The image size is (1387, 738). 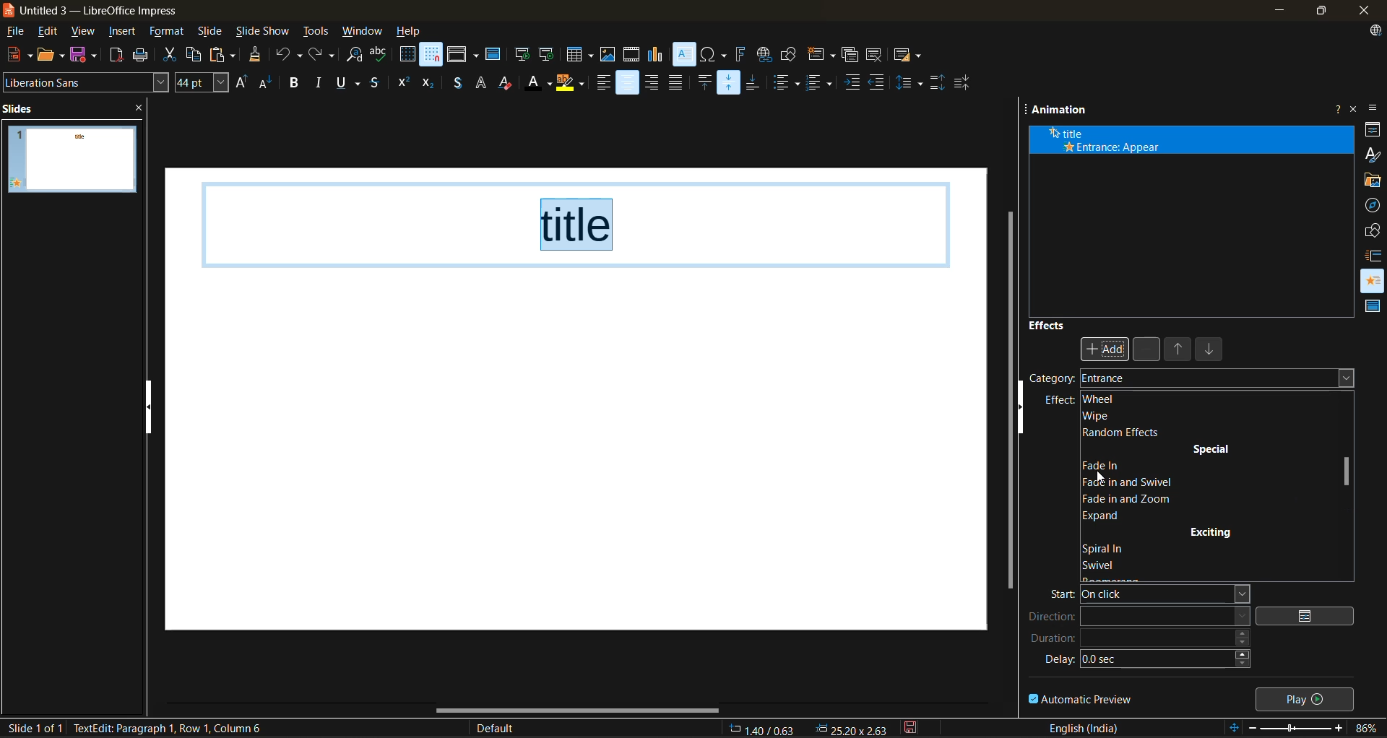 I want to click on slides, so click(x=23, y=108).